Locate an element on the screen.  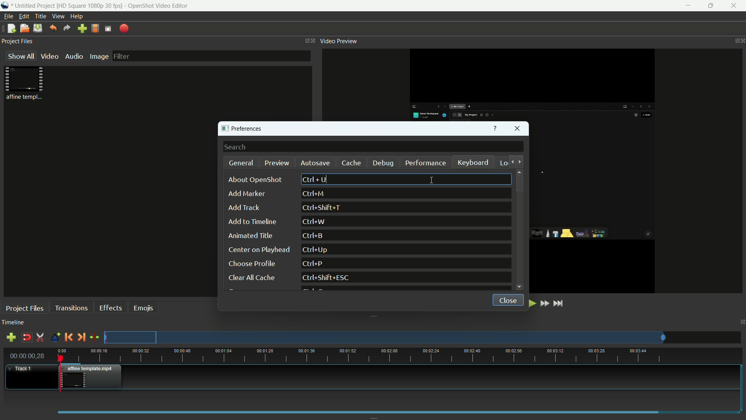
enable razor is located at coordinates (40, 338).